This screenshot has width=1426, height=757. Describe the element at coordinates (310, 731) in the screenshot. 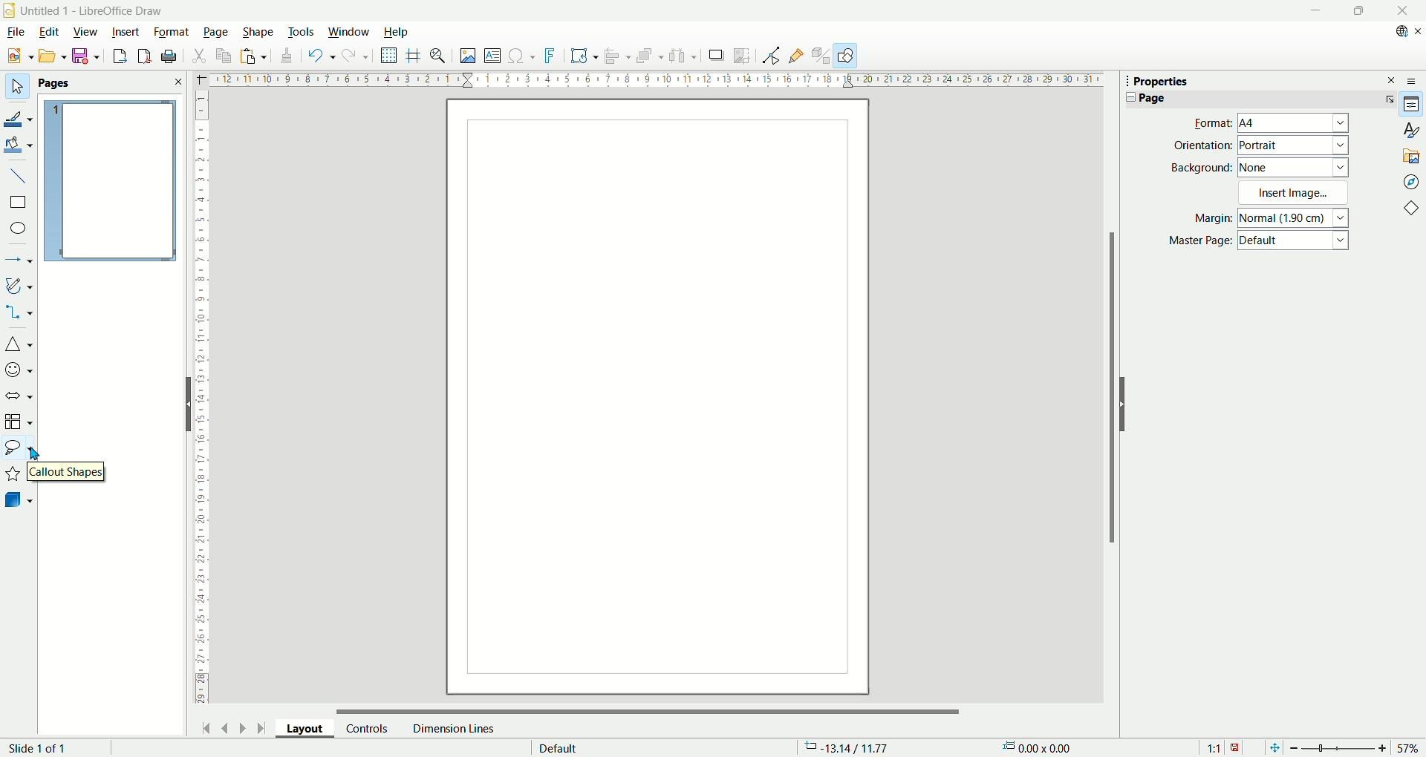

I see `layout` at that location.